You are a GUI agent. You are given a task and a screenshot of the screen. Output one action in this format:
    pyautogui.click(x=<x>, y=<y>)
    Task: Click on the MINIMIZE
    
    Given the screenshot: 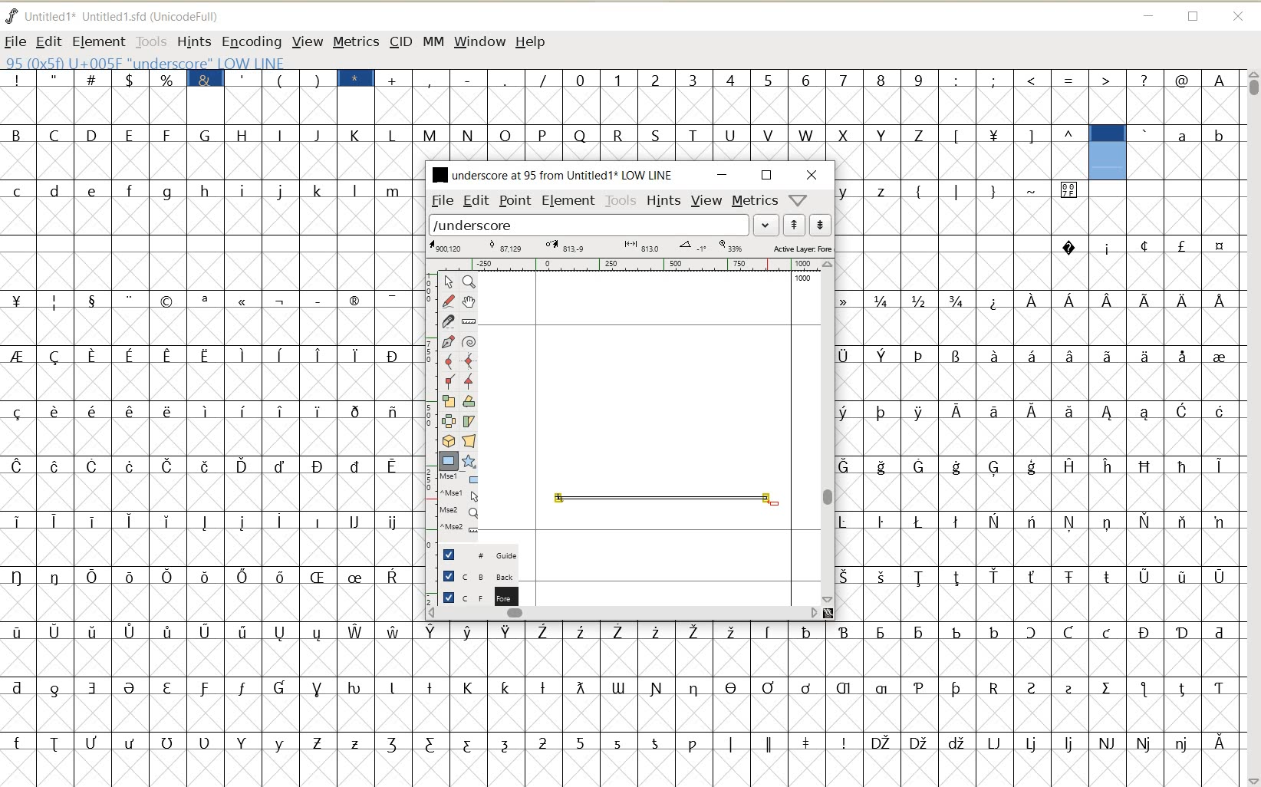 What is the action you would take?
    pyautogui.click(x=723, y=175)
    